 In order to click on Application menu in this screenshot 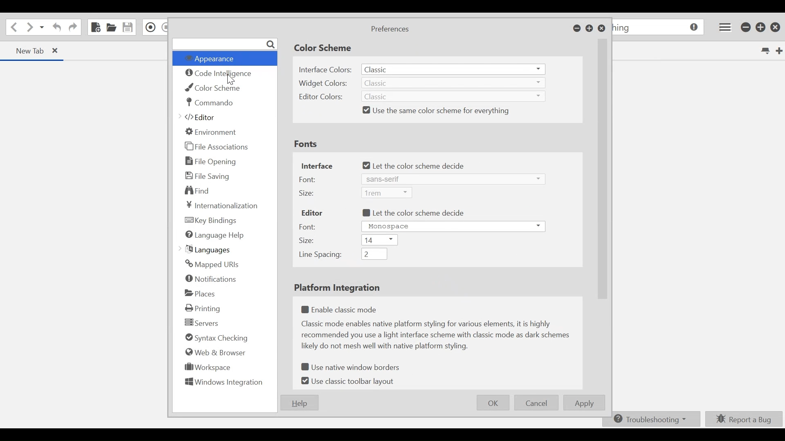, I will do `click(723, 27)`.